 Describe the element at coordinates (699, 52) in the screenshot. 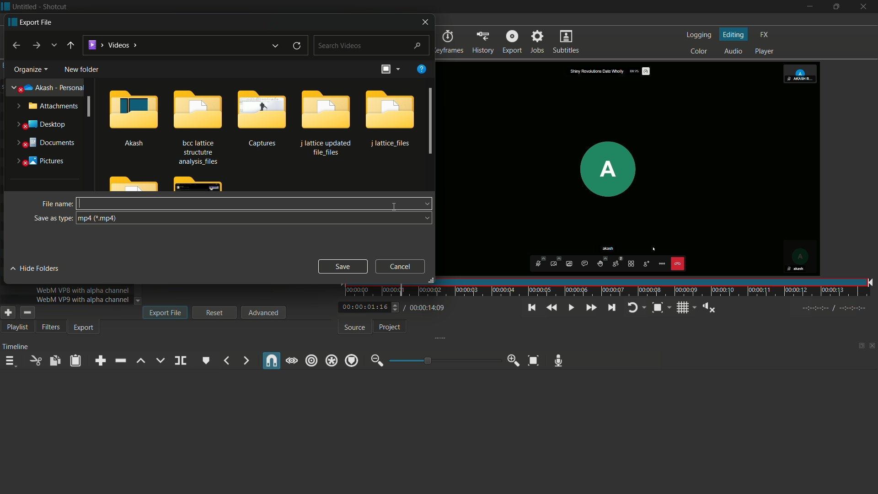

I see `color` at that location.